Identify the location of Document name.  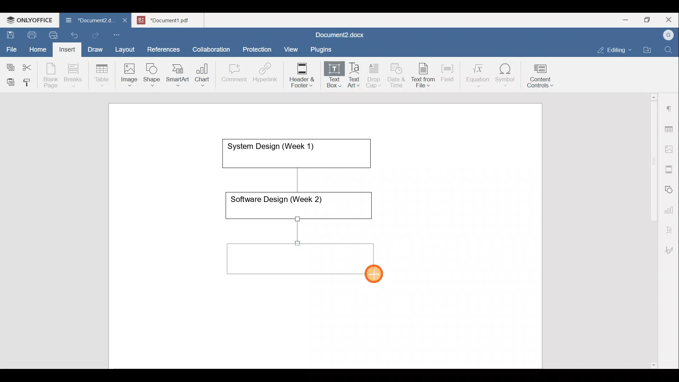
(338, 36).